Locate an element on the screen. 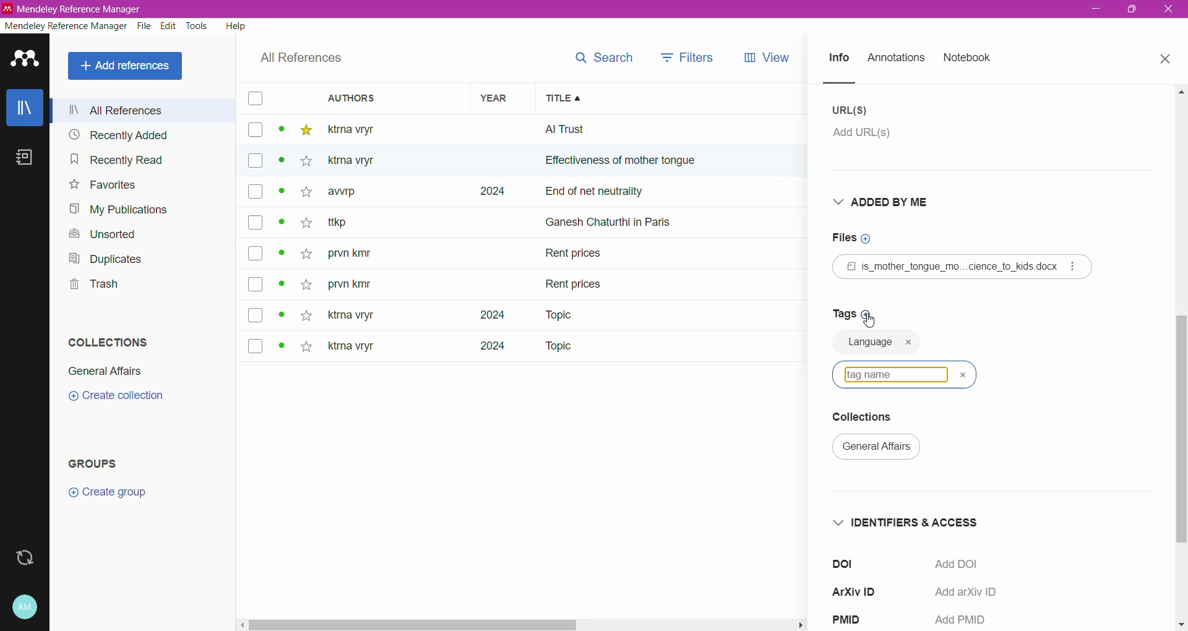 The image size is (1188, 631). Authors is located at coordinates (382, 98).